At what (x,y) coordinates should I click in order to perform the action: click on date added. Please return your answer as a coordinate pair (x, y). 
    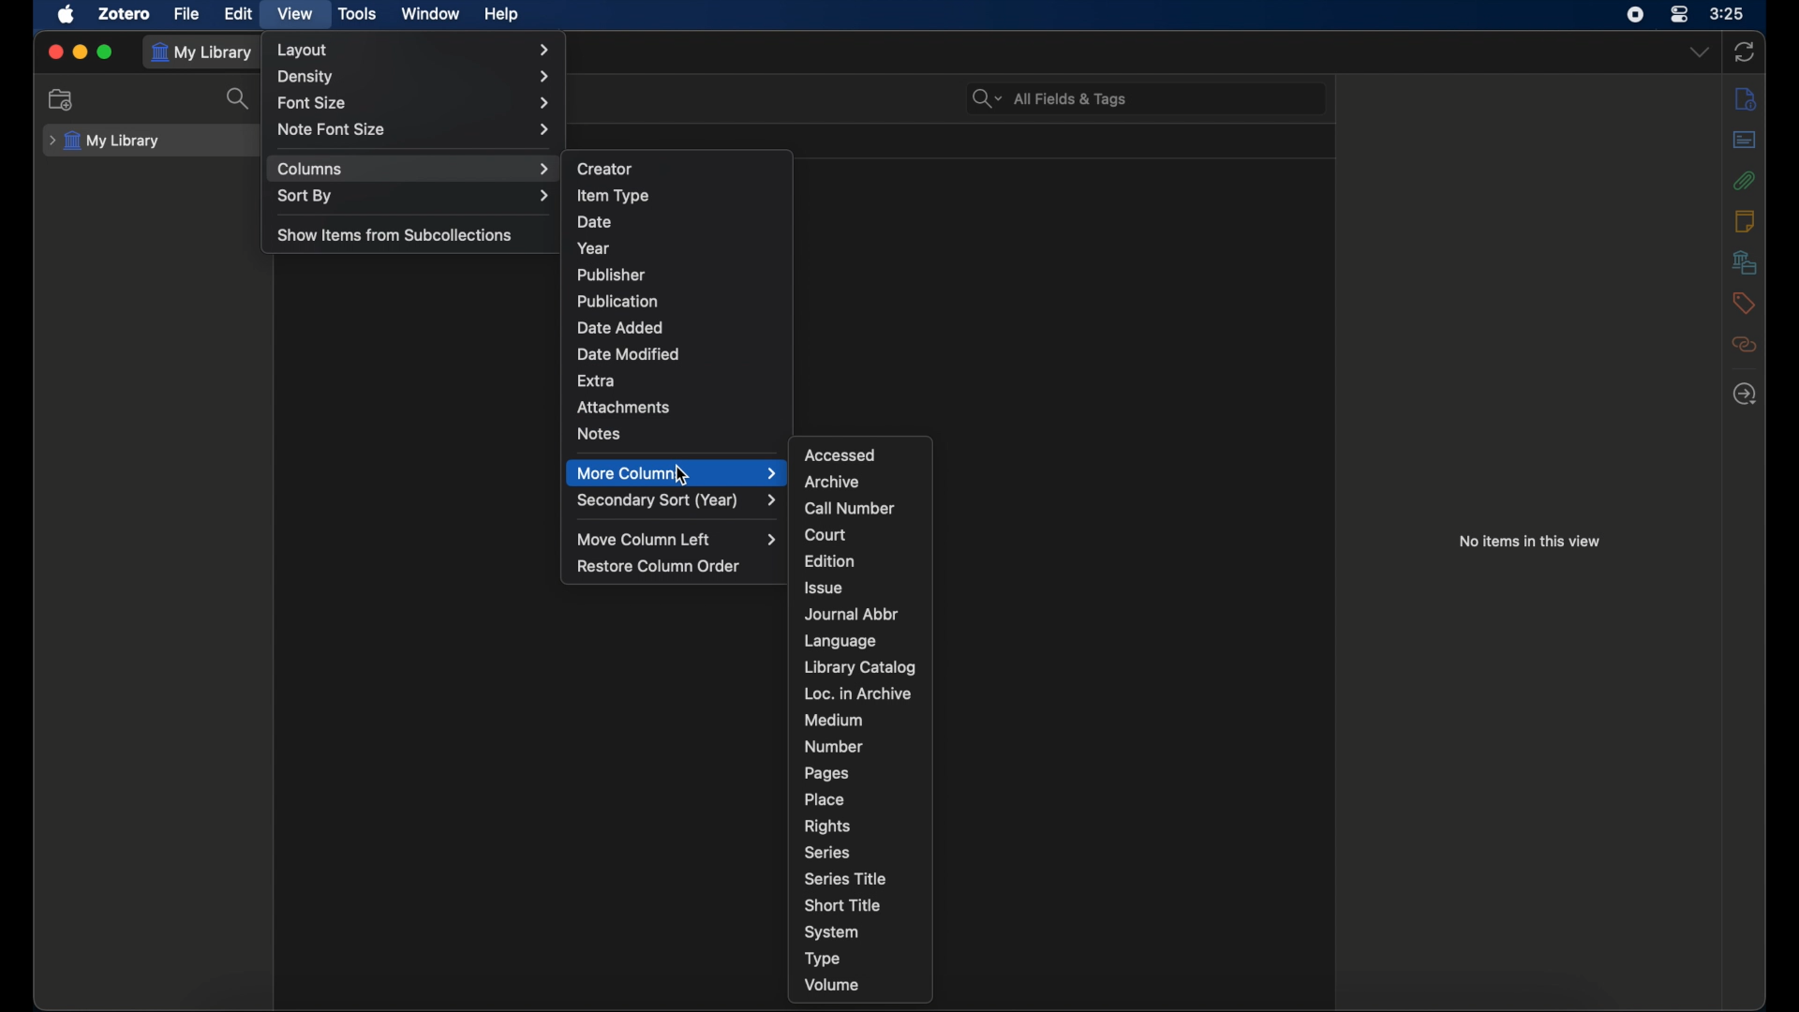
    Looking at the image, I should click on (620, 328).